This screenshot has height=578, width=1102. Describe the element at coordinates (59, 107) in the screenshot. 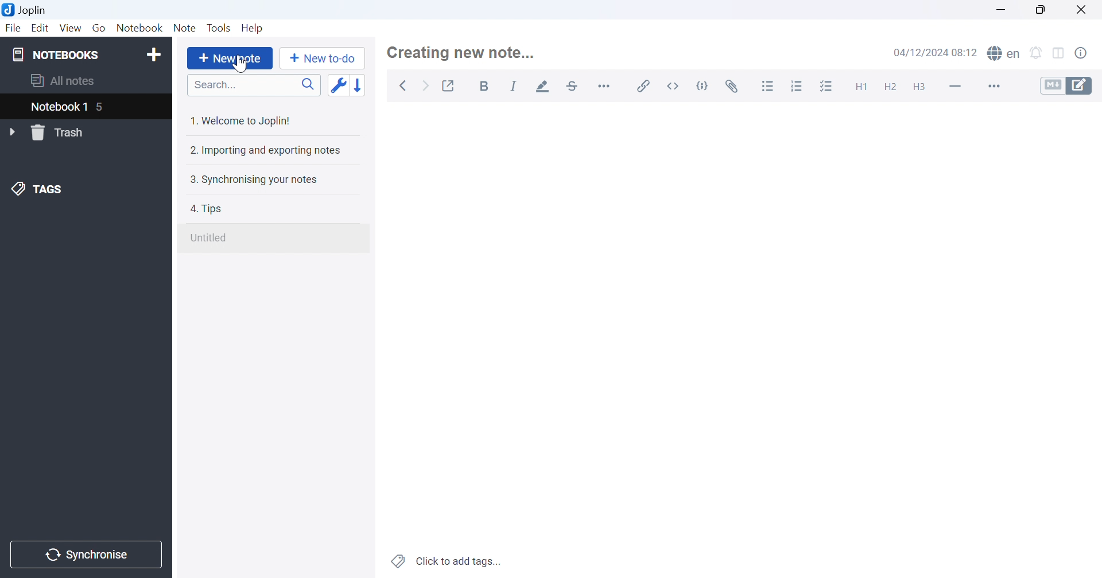

I see `Notebook 1` at that location.